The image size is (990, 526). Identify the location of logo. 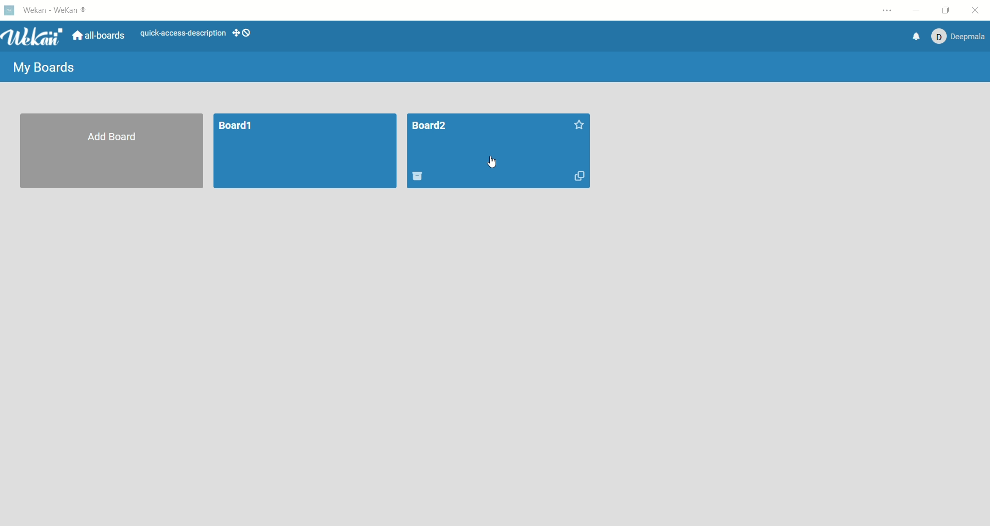
(11, 9).